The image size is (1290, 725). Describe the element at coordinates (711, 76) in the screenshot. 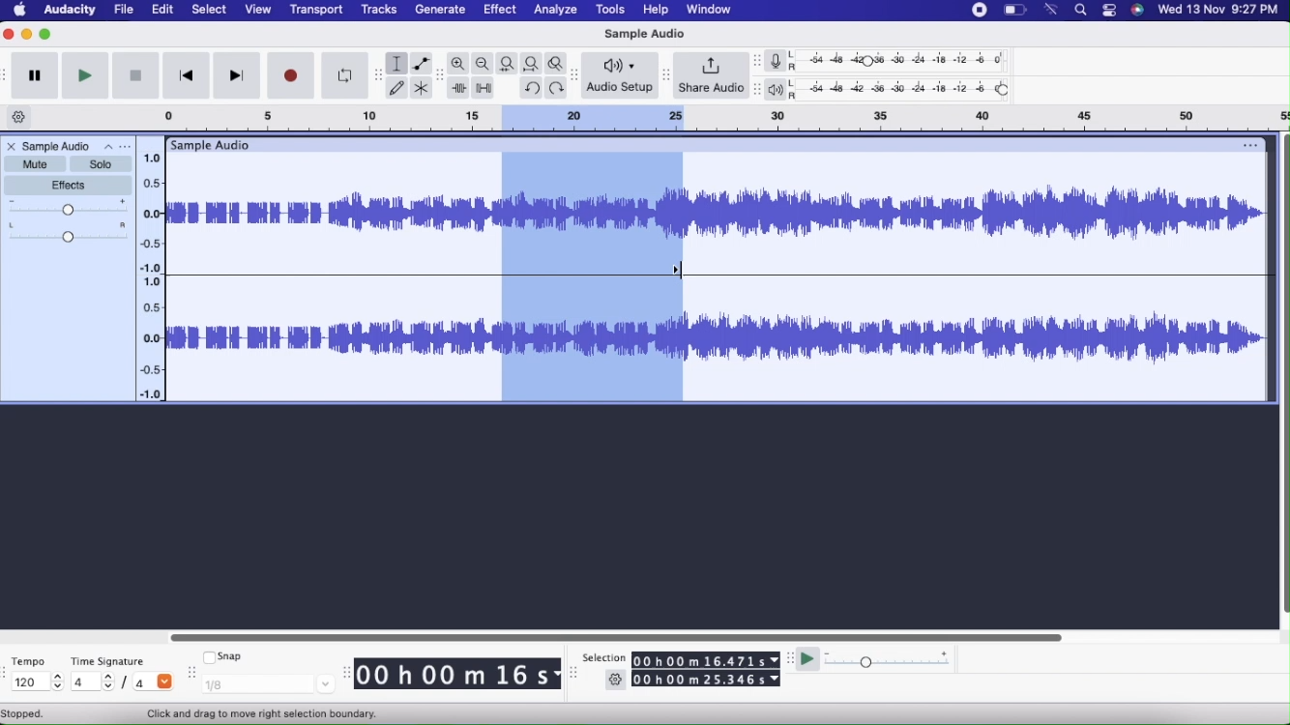

I see `Share Audio` at that location.